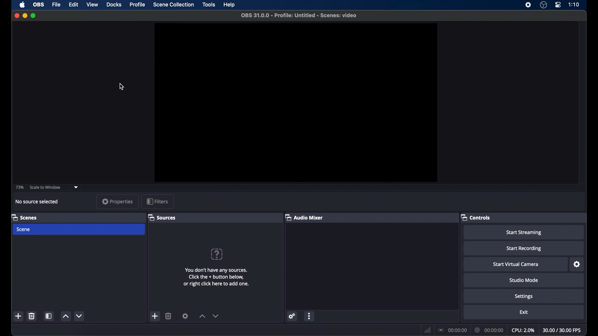 This screenshot has width=598, height=336. What do you see at coordinates (56, 4) in the screenshot?
I see `file` at bounding box center [56, 4].